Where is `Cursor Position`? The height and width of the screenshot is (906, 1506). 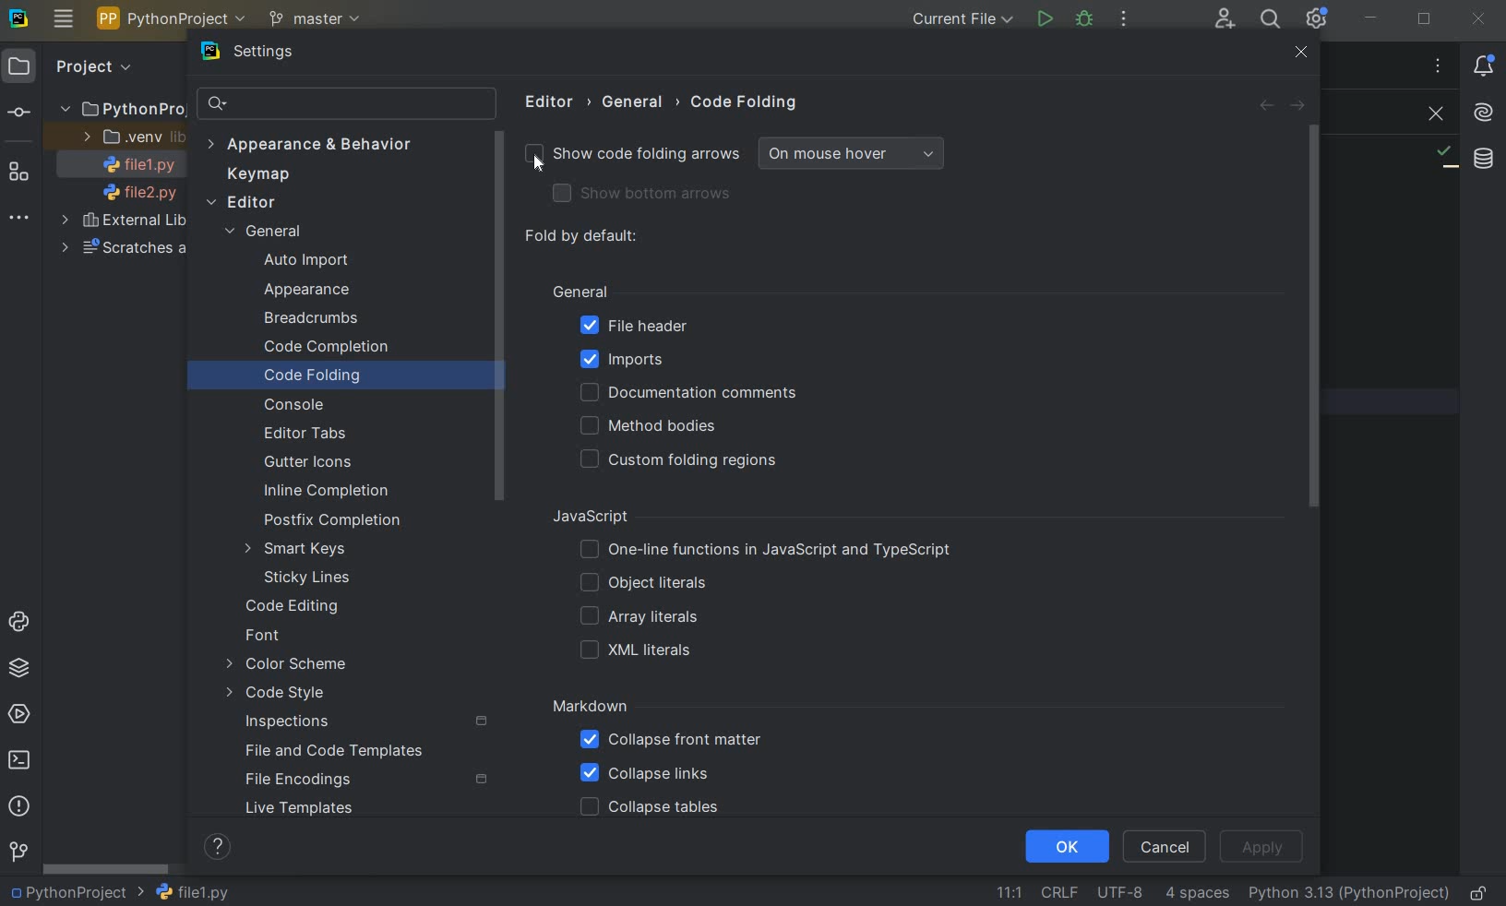
Cursor Position is located at coordinates (536, 163).